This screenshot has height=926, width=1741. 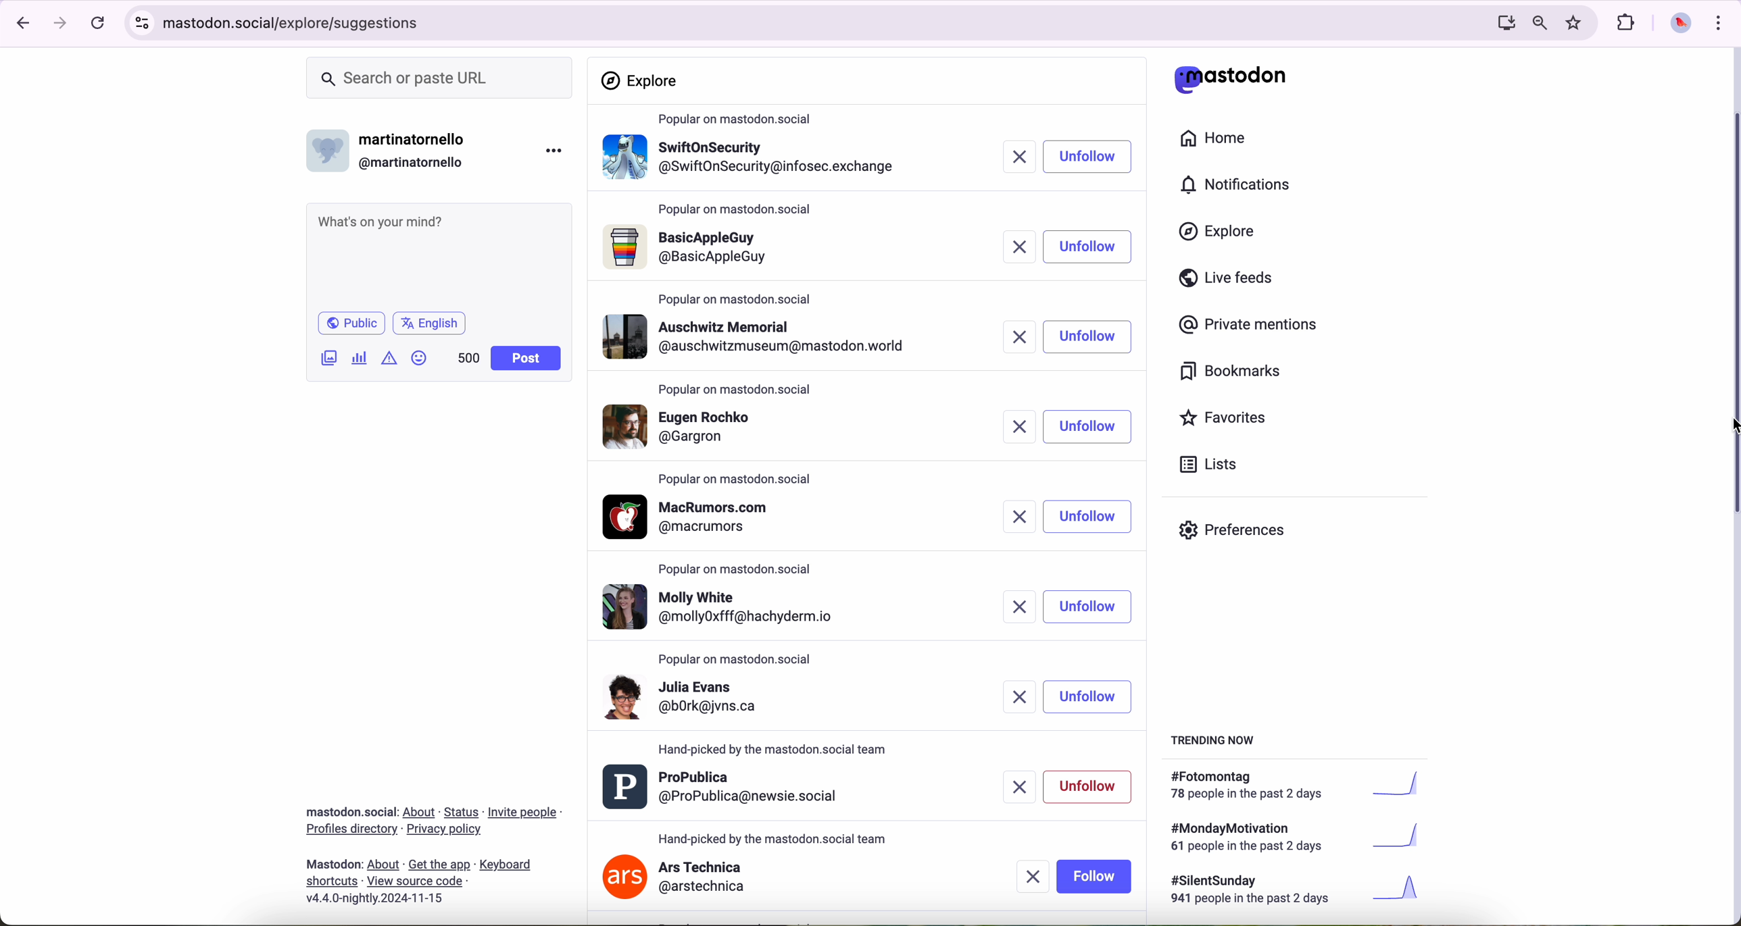 I want to click on public, so click(x=350, y=323).